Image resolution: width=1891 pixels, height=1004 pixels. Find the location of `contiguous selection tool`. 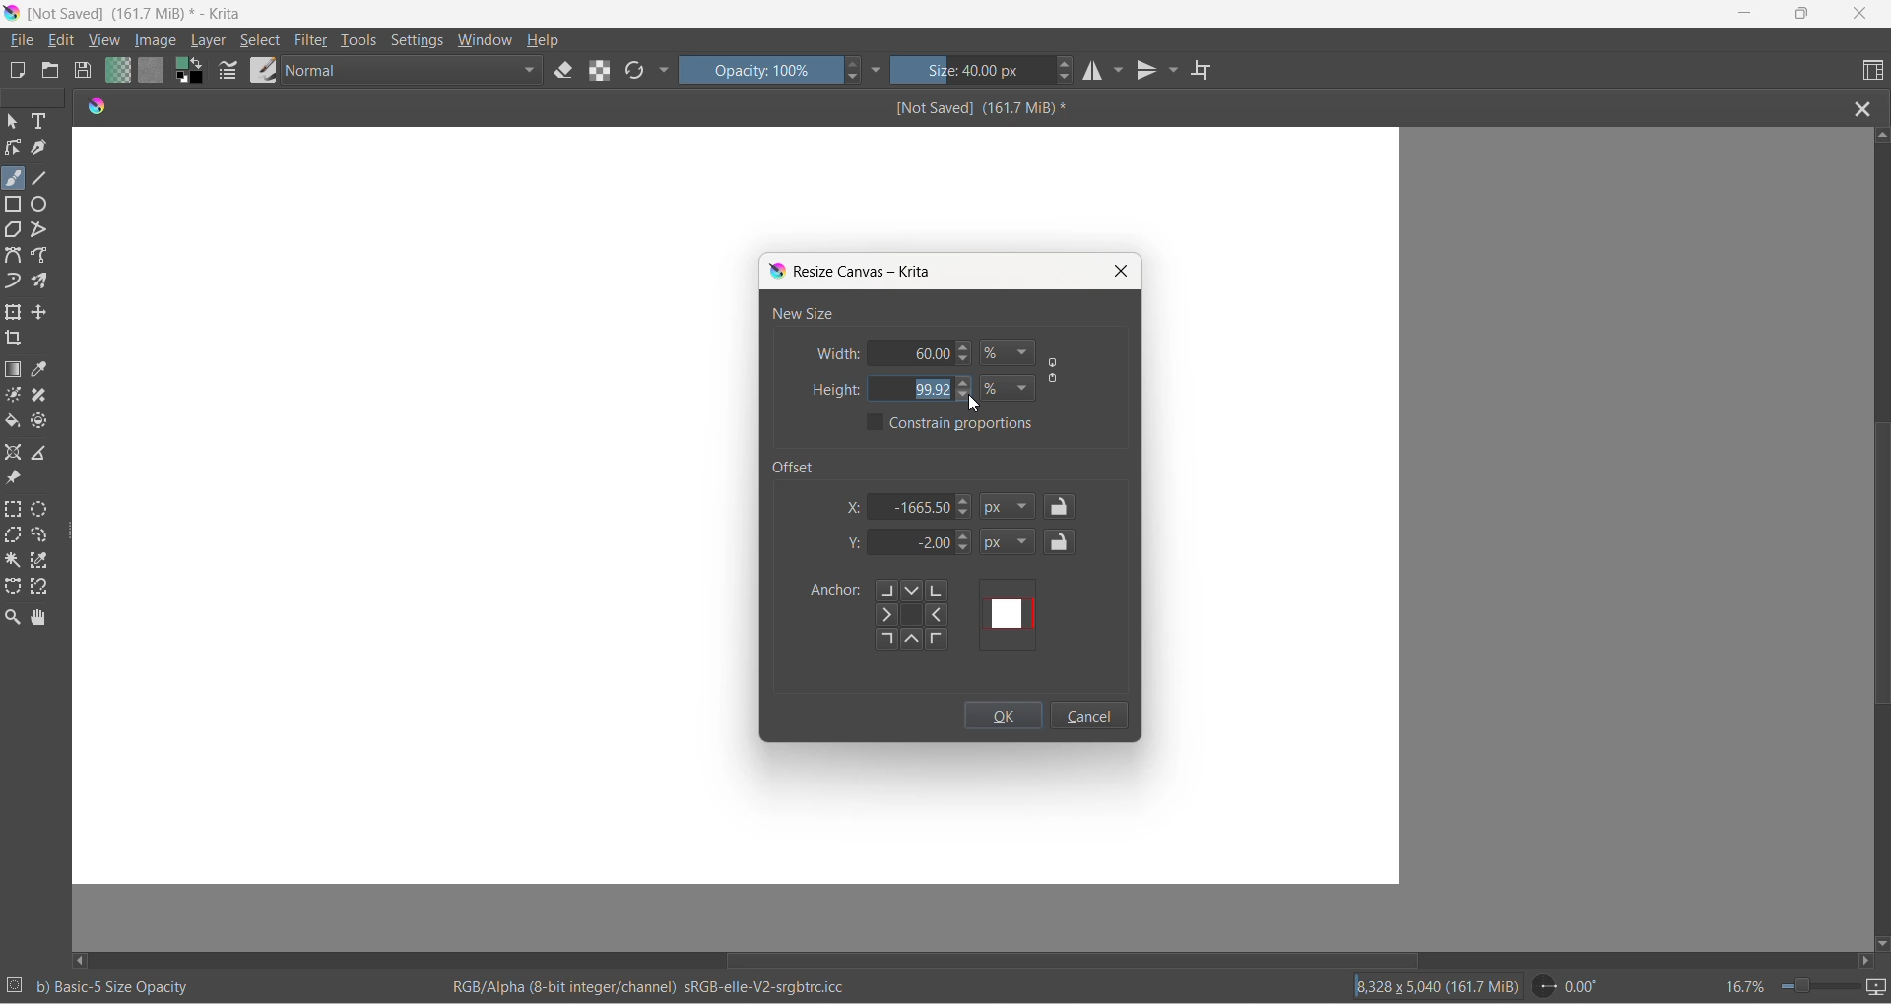

contiguous selection tool is located at coordinates (13, 559).